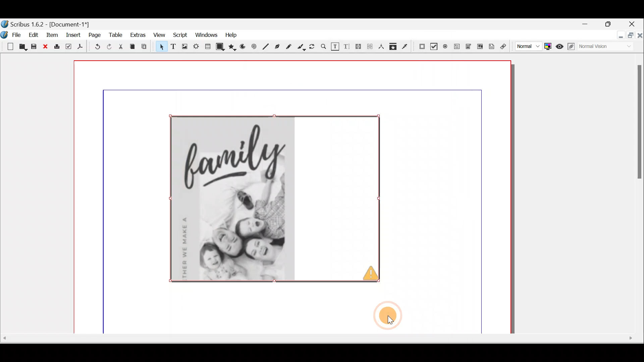 The height and width of the screenshot is (362, 644). Describe the element at coordinates (619, 36) in the screenshot. I see `Minimise` at that location.